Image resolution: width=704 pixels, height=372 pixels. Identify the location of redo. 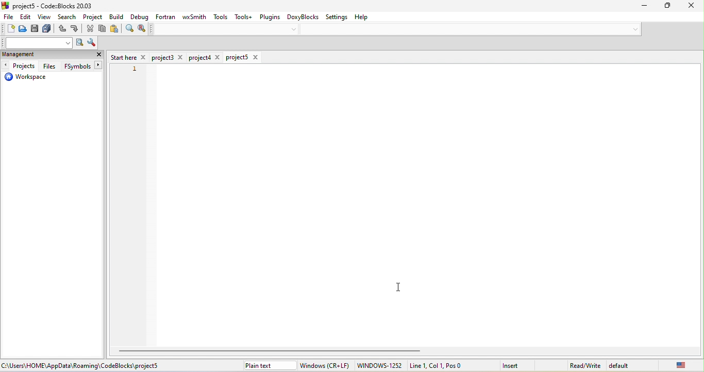
(76, 30).